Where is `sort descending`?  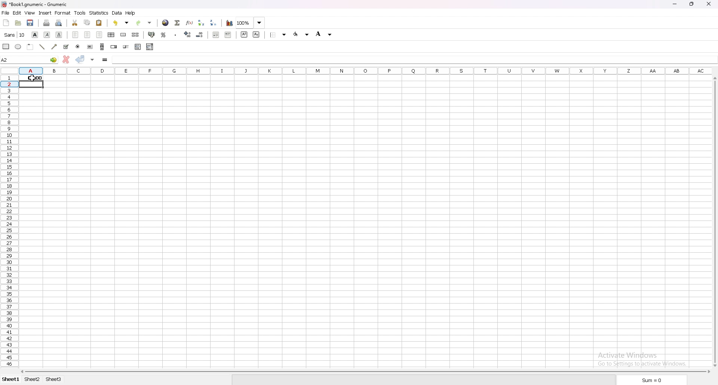
sort descending is located at coordinates (213, 23).